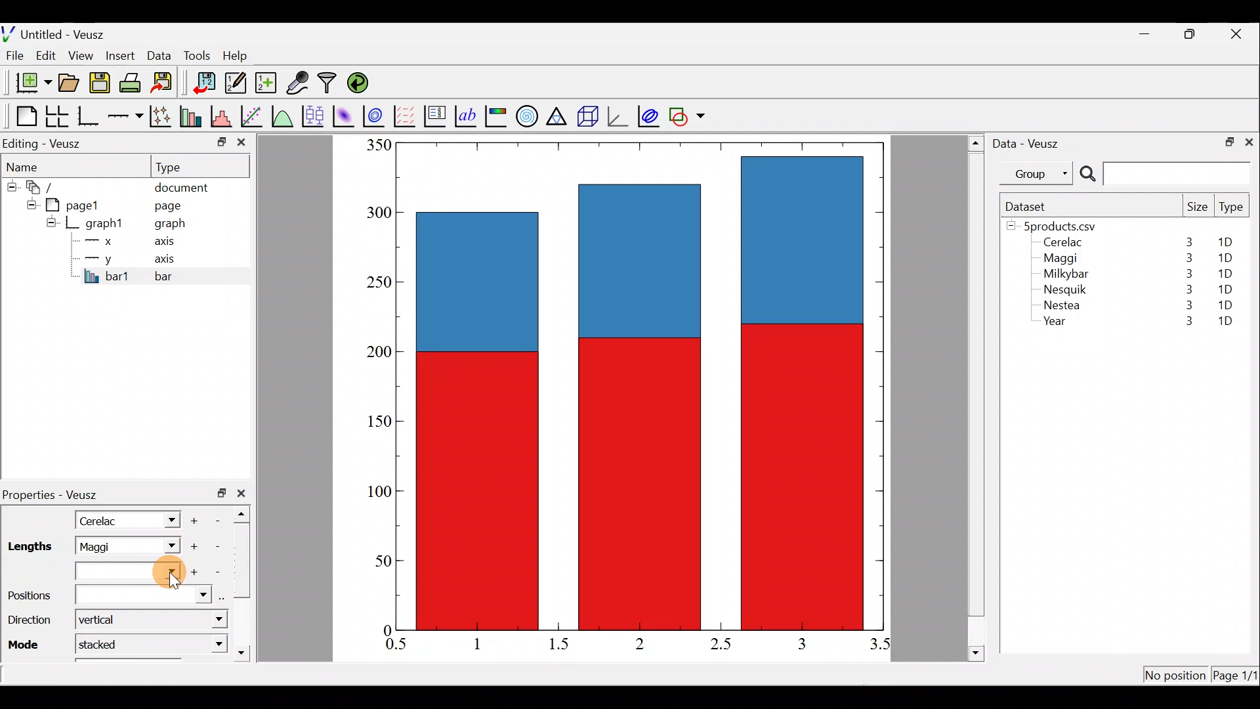 This screenshot has height=709, width=1260. What do you see at coordinates (1163, 174) in the screenshot?
I see `Search bar` at bounding box center [1163, 174].